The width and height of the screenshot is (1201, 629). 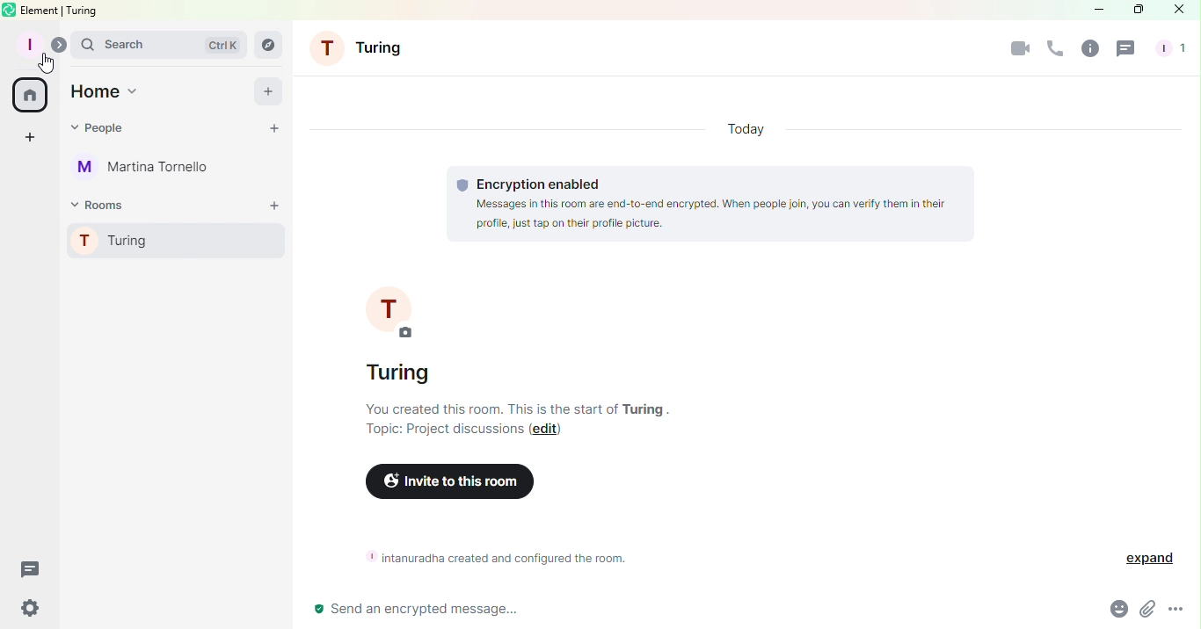 I want to click on People, so click(x=101, y=128).